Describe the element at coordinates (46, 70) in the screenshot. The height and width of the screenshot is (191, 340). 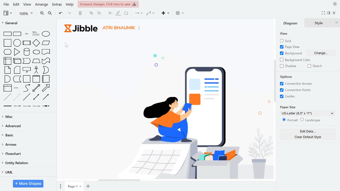
I see `general shapes` at that location.